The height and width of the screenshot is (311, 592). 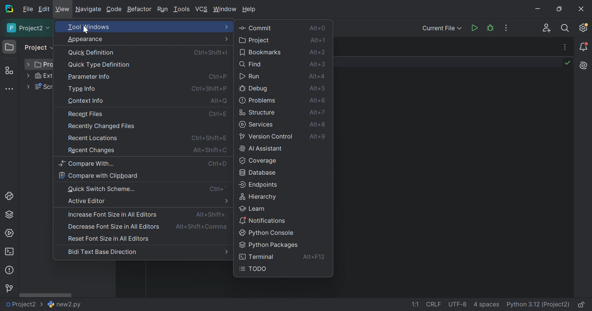 I want to click on Services, so click(x=257, y=125).